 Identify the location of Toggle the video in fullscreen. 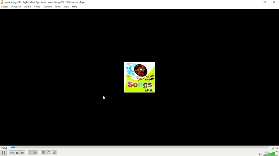
(30, 153).